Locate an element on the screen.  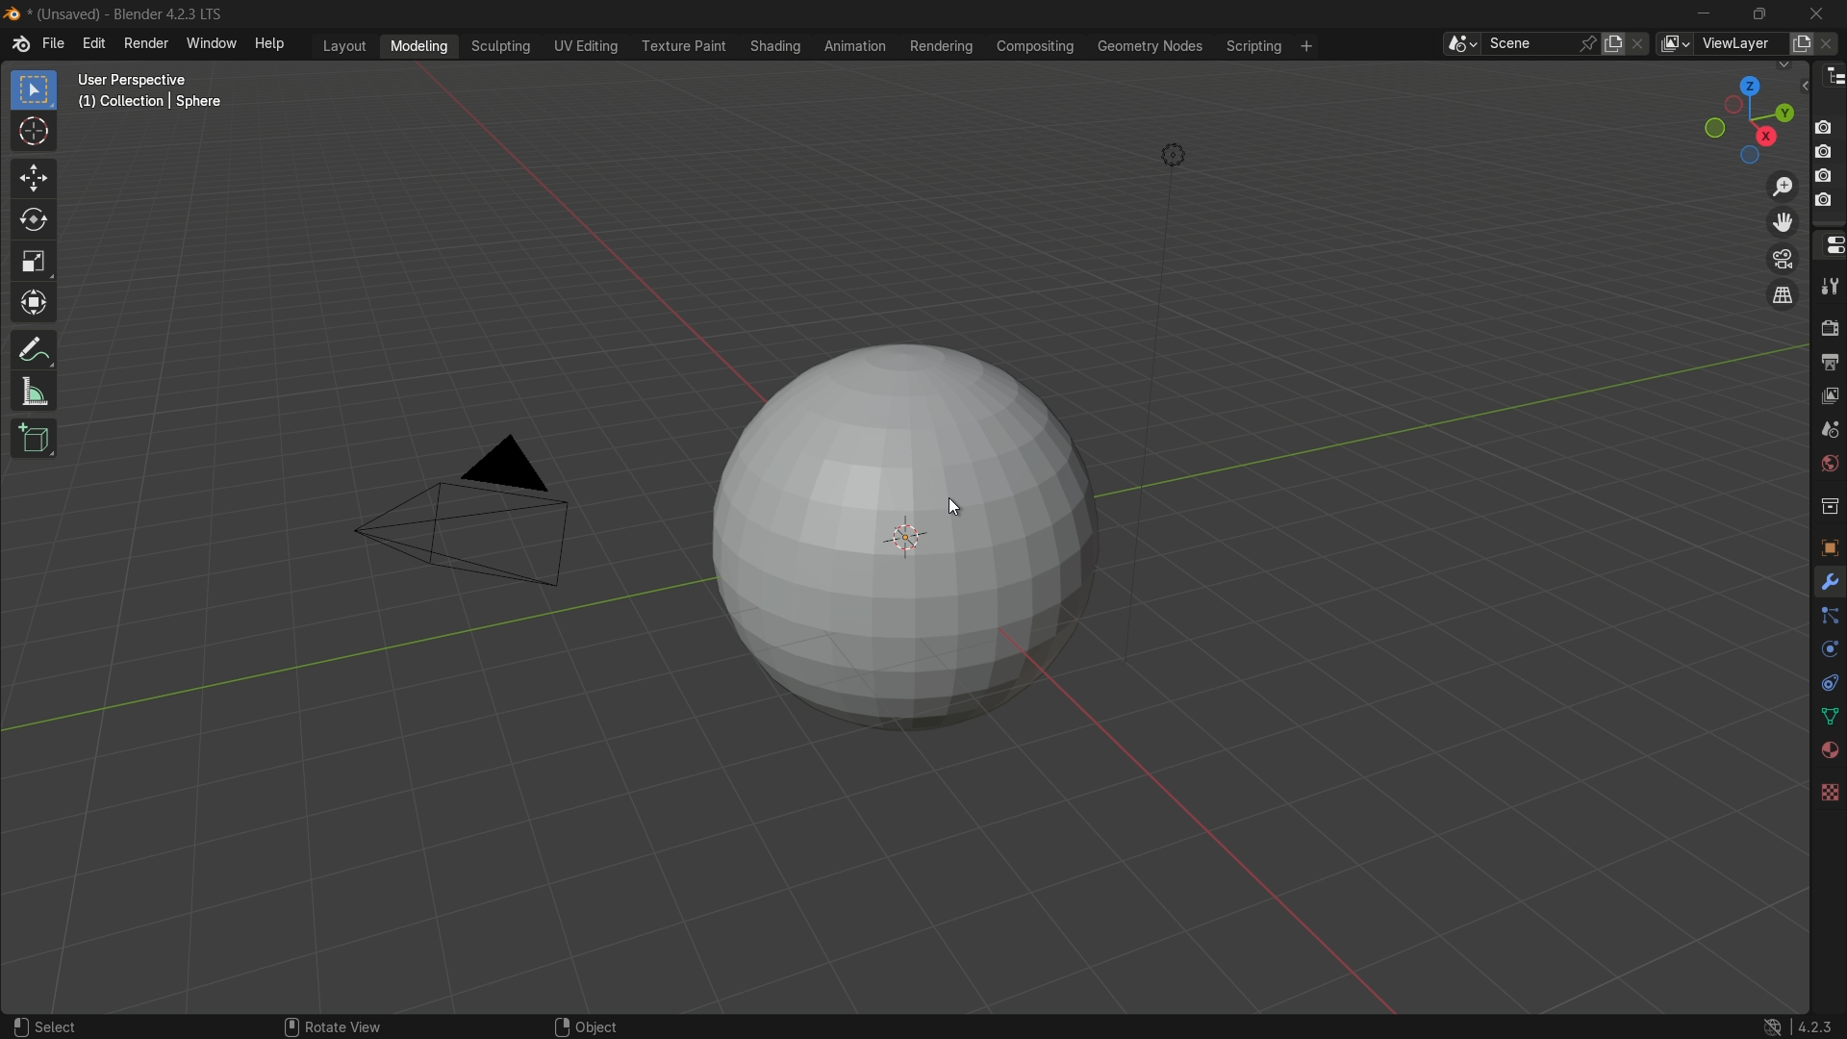
sculpting menu is located at coordinates (502, 47).